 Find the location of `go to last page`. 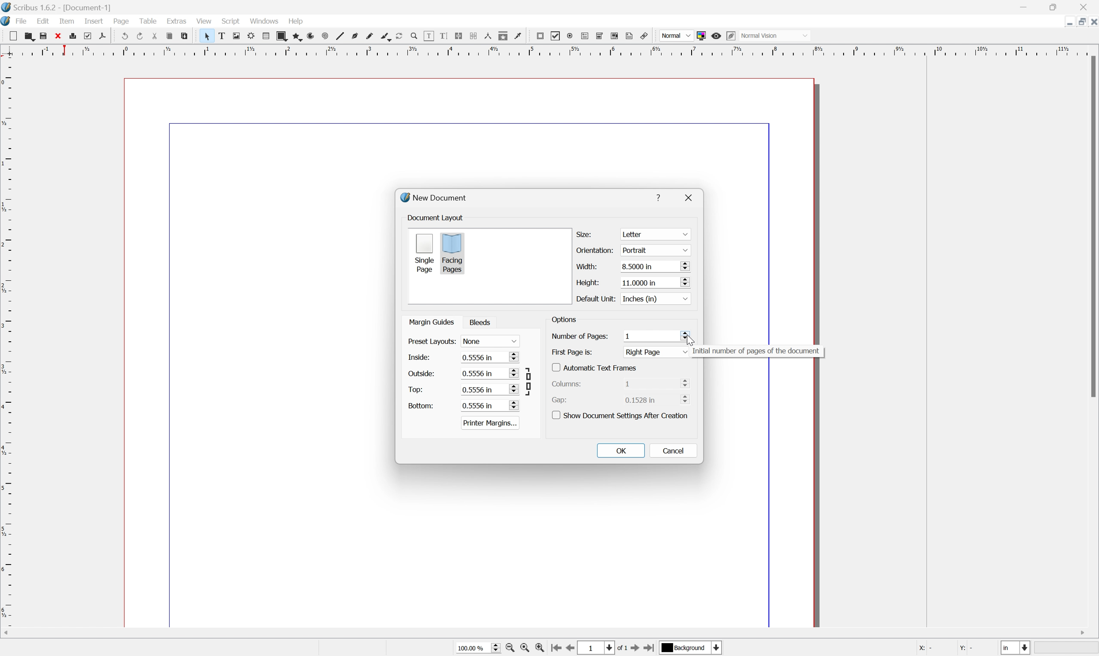

go to last page is located at coordinates (650, 648).